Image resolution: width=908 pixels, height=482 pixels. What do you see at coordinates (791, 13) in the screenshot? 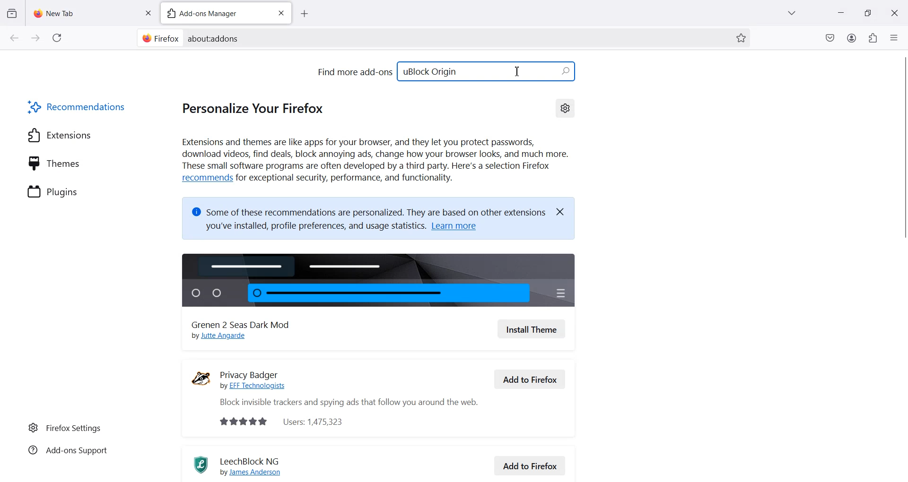
I see `List all Tab` at bounding box center [791, 13].